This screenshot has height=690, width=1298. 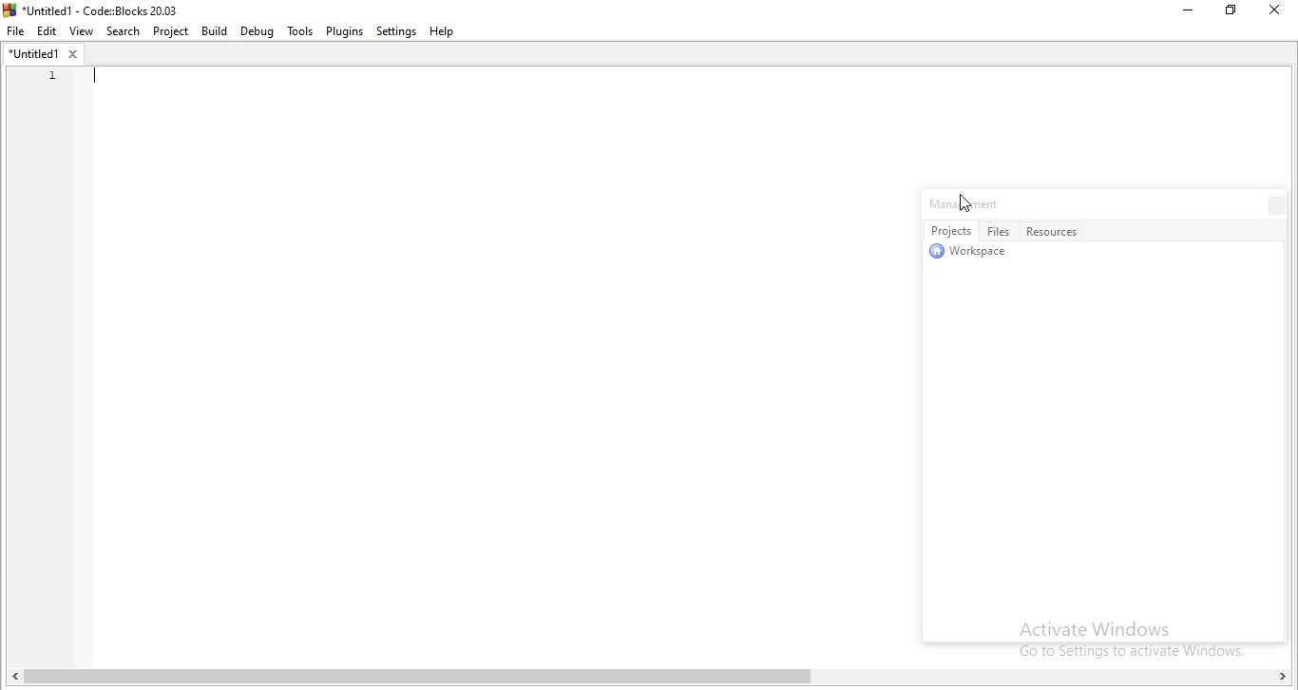 I want to click on Minimise, so click(x=1181, y=13).